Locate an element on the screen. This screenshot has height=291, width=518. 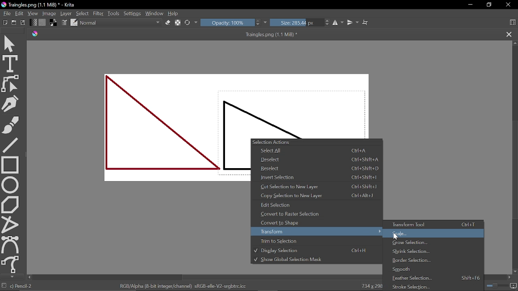
Shrink selection is located at coordinates (429, 252).